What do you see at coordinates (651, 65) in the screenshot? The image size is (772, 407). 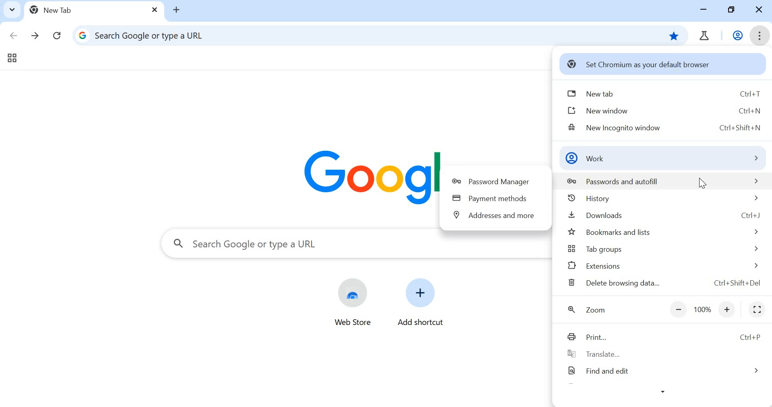 I see `set chromium as your default browser` at bounding box center [651, 65].